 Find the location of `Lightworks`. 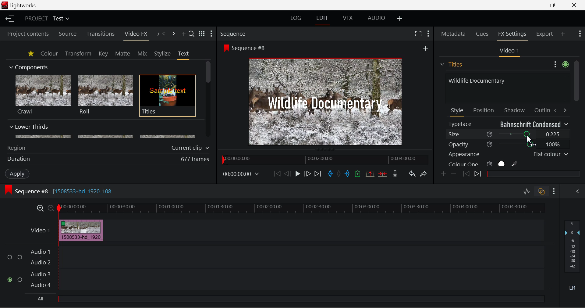

Lightworks is located at coordinates (24, 5).